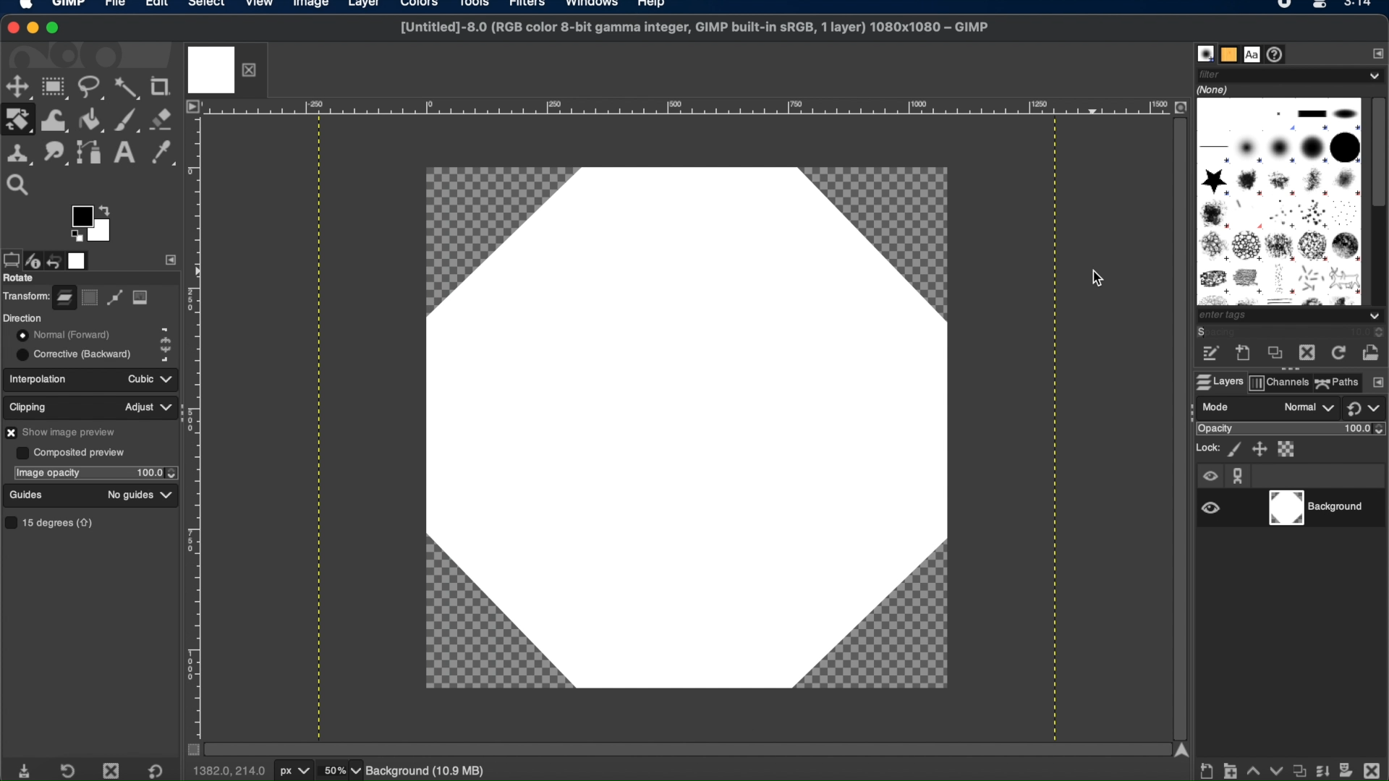  What do you see at coordinates (70, 6) in the screenshot?
I see `GIMP` at bounding box center [70, 6].